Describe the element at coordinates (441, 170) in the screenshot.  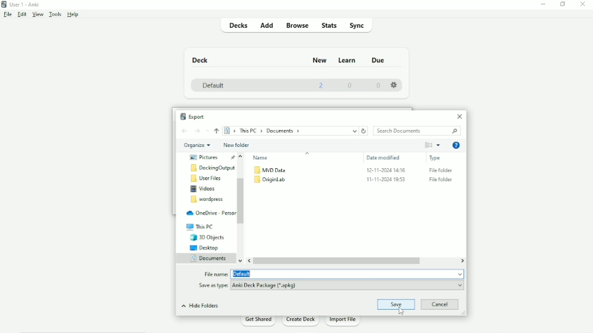
I see `File Folder` at that location.